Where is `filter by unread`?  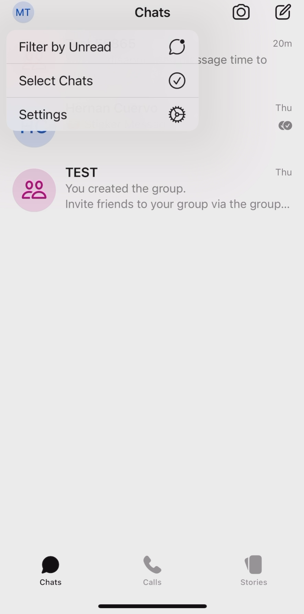 filter by unread is located at coordinates (103, 47).